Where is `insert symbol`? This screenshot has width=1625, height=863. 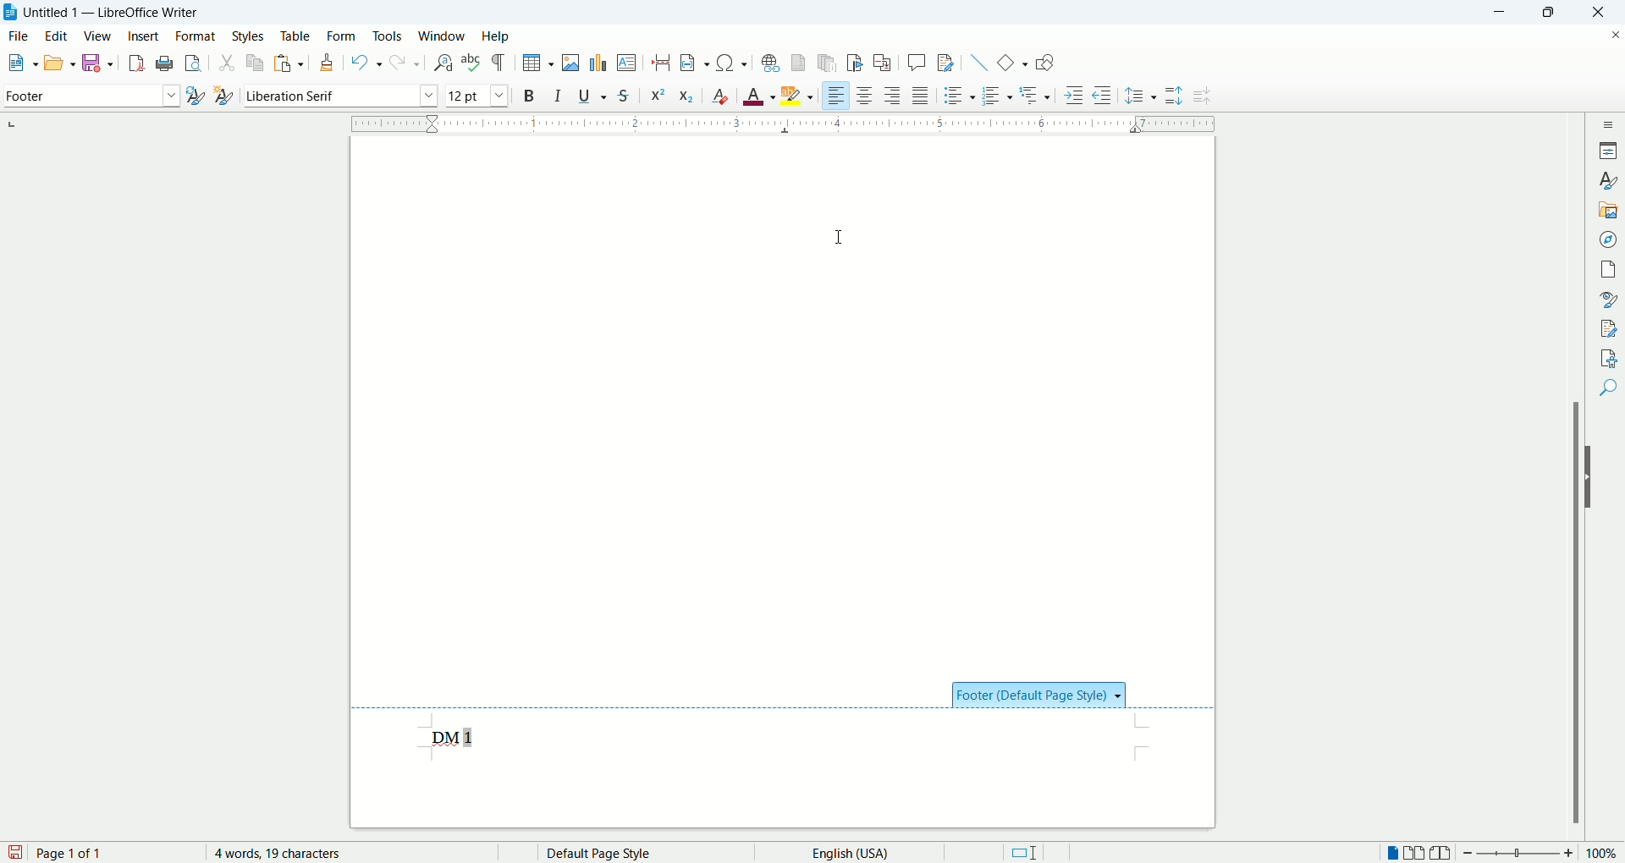 insert symbol is located at coordinates (732, 62).